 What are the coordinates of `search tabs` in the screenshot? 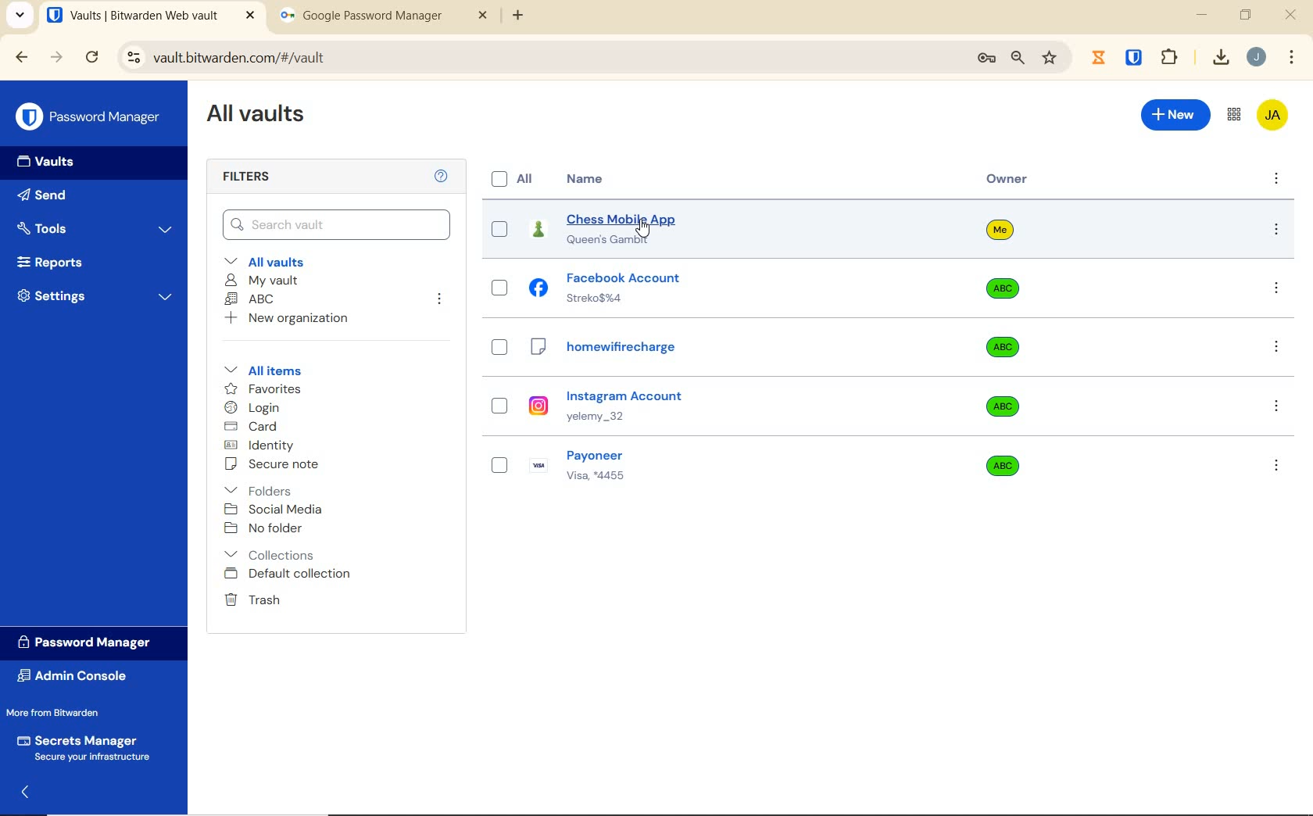 It's located at (20, 18).